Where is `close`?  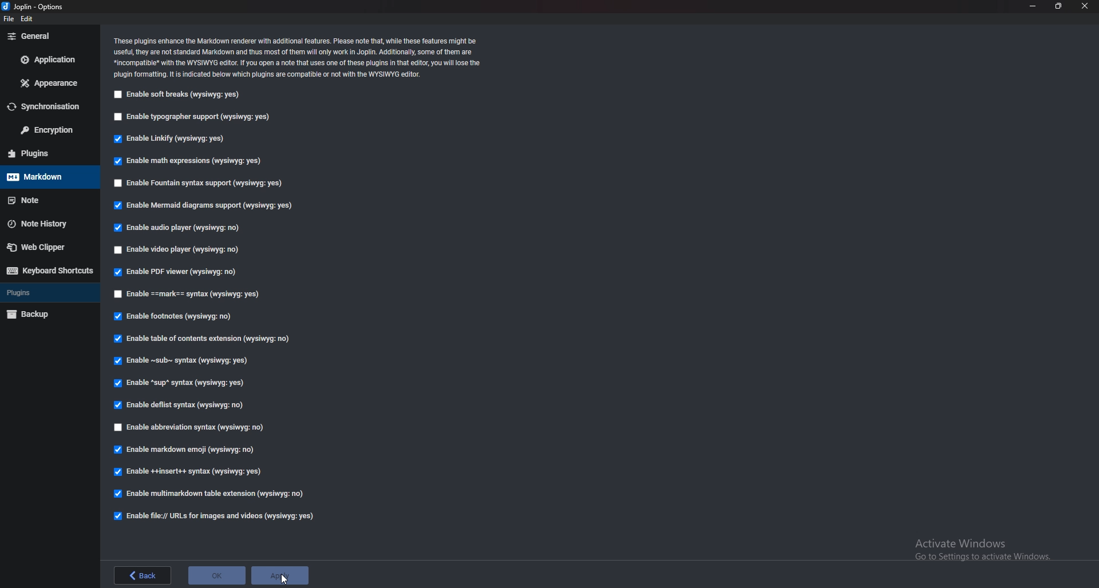 close is located at coordinates (1085, 6).